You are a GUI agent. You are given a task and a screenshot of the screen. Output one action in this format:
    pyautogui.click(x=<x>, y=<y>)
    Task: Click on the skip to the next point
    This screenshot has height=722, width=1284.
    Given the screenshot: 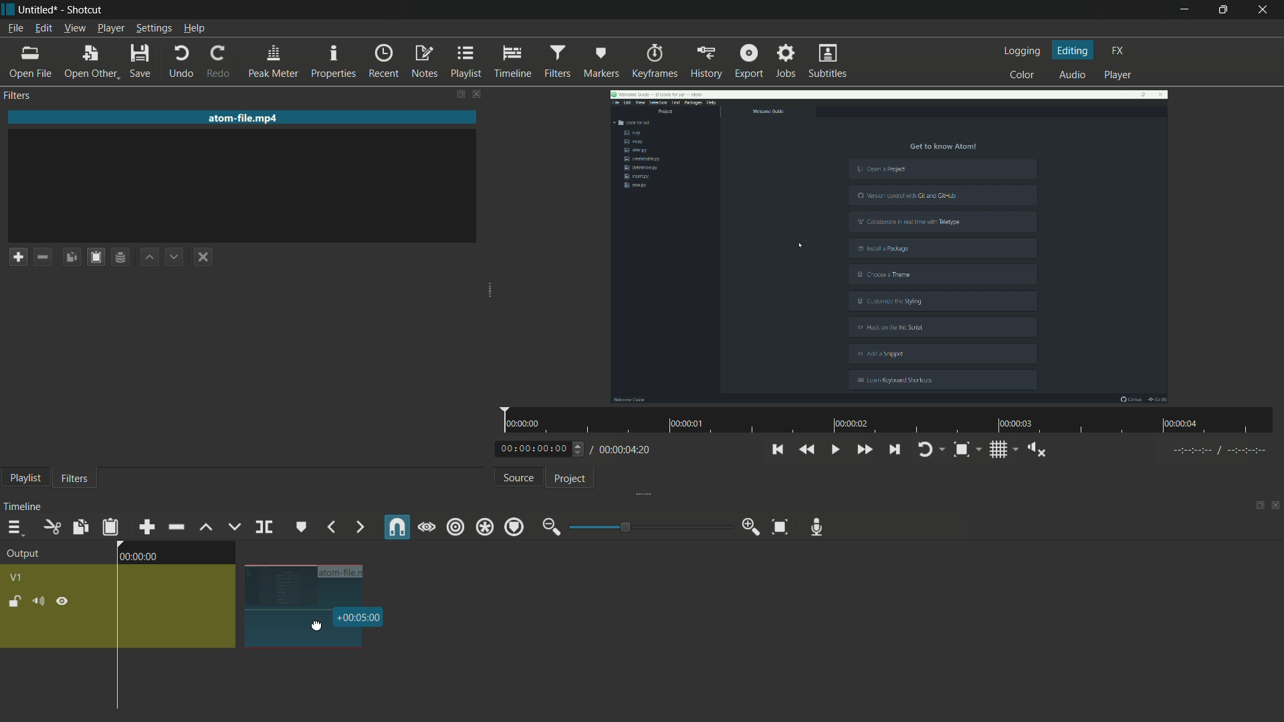 What is the action you would take?
    pyautogui.click(x=894, y=449)
    